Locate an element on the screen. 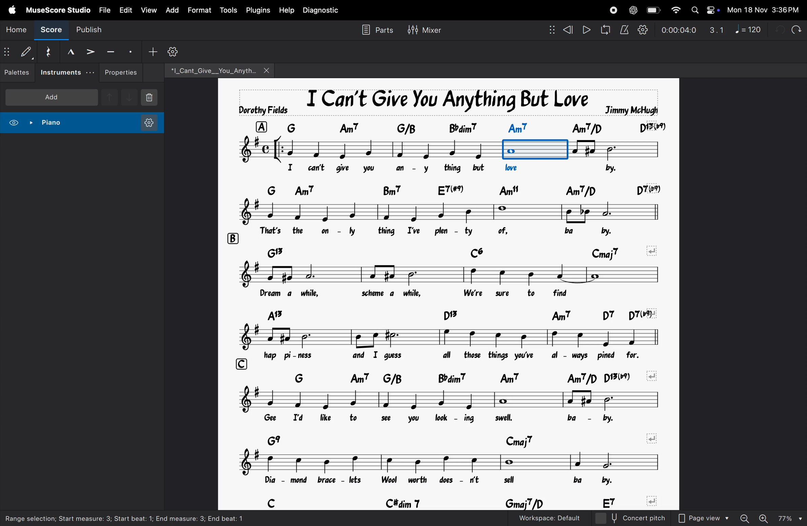 The image size is (807, 526). up note is located at coordinates (110, 98).